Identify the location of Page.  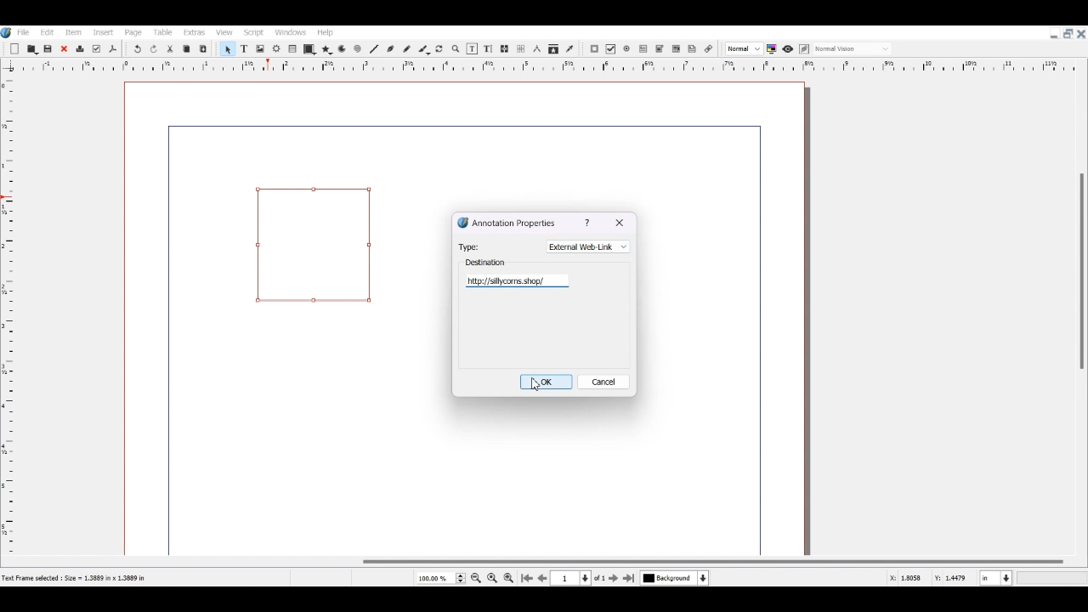
(133, 32).